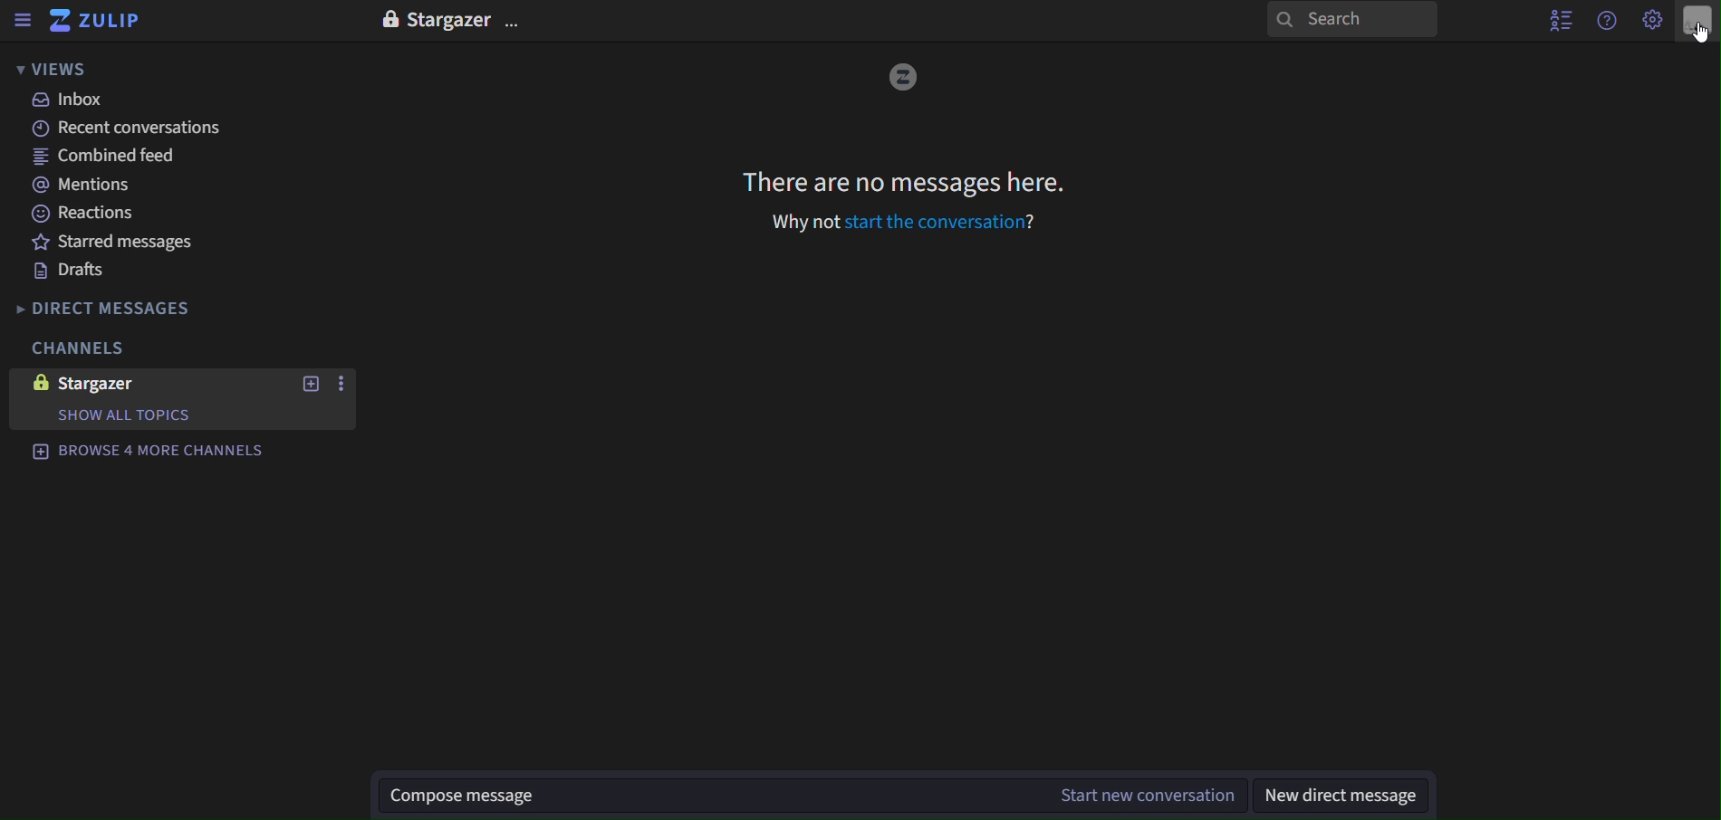  What do you see at coordinates (1144, 795) in the screenshot?
I see `start new conversation` at bounding box center [1144, 795].